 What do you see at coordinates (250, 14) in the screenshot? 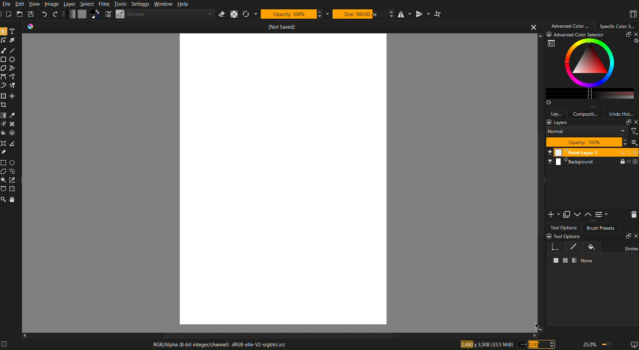
I see `Refresh` at bounding box center [250, 14].